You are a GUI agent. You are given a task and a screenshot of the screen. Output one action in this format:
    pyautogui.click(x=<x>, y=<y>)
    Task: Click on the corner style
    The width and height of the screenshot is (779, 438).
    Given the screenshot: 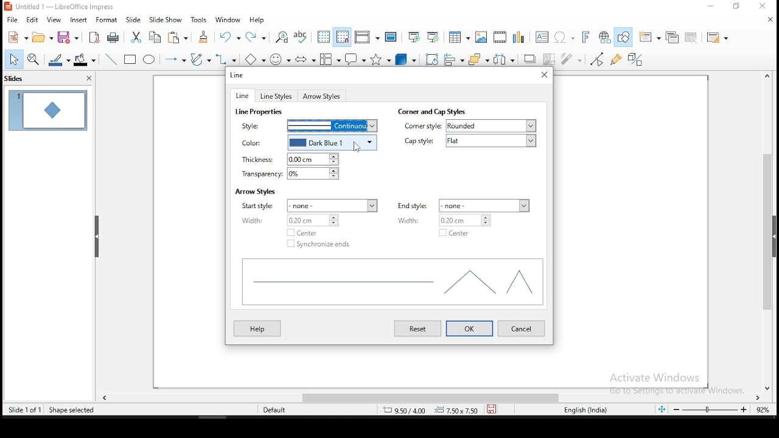 What is the action you would take?
    pyautogui.click(x=422, y=127)
    